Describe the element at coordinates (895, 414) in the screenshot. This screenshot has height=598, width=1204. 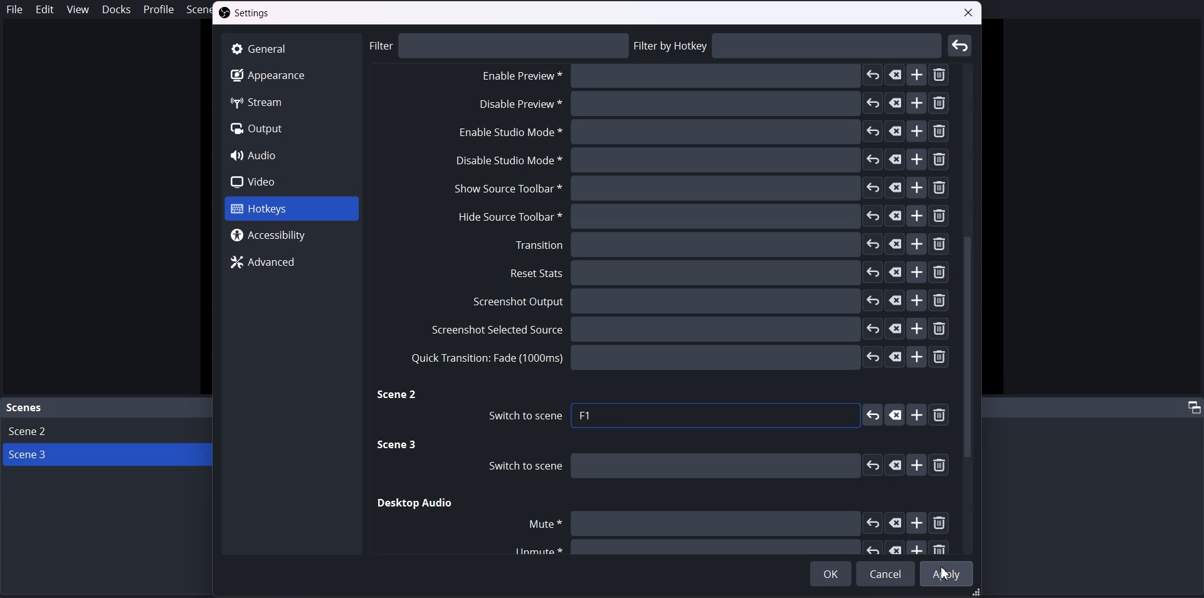
I see `cancel` at that location.